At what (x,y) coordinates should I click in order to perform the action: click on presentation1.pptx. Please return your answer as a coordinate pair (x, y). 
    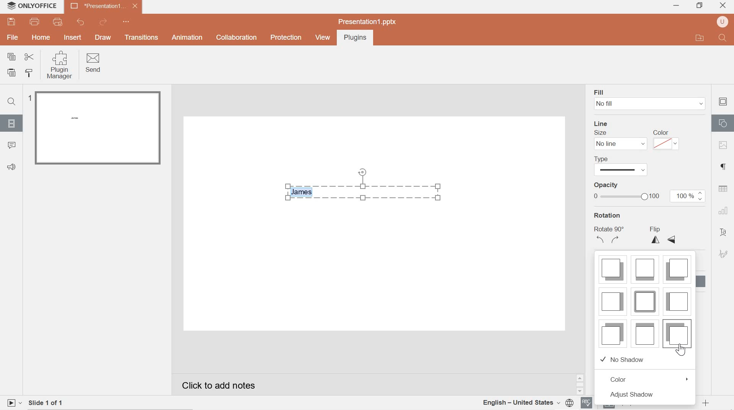
    Looking at the image, I should click on (367, 21).